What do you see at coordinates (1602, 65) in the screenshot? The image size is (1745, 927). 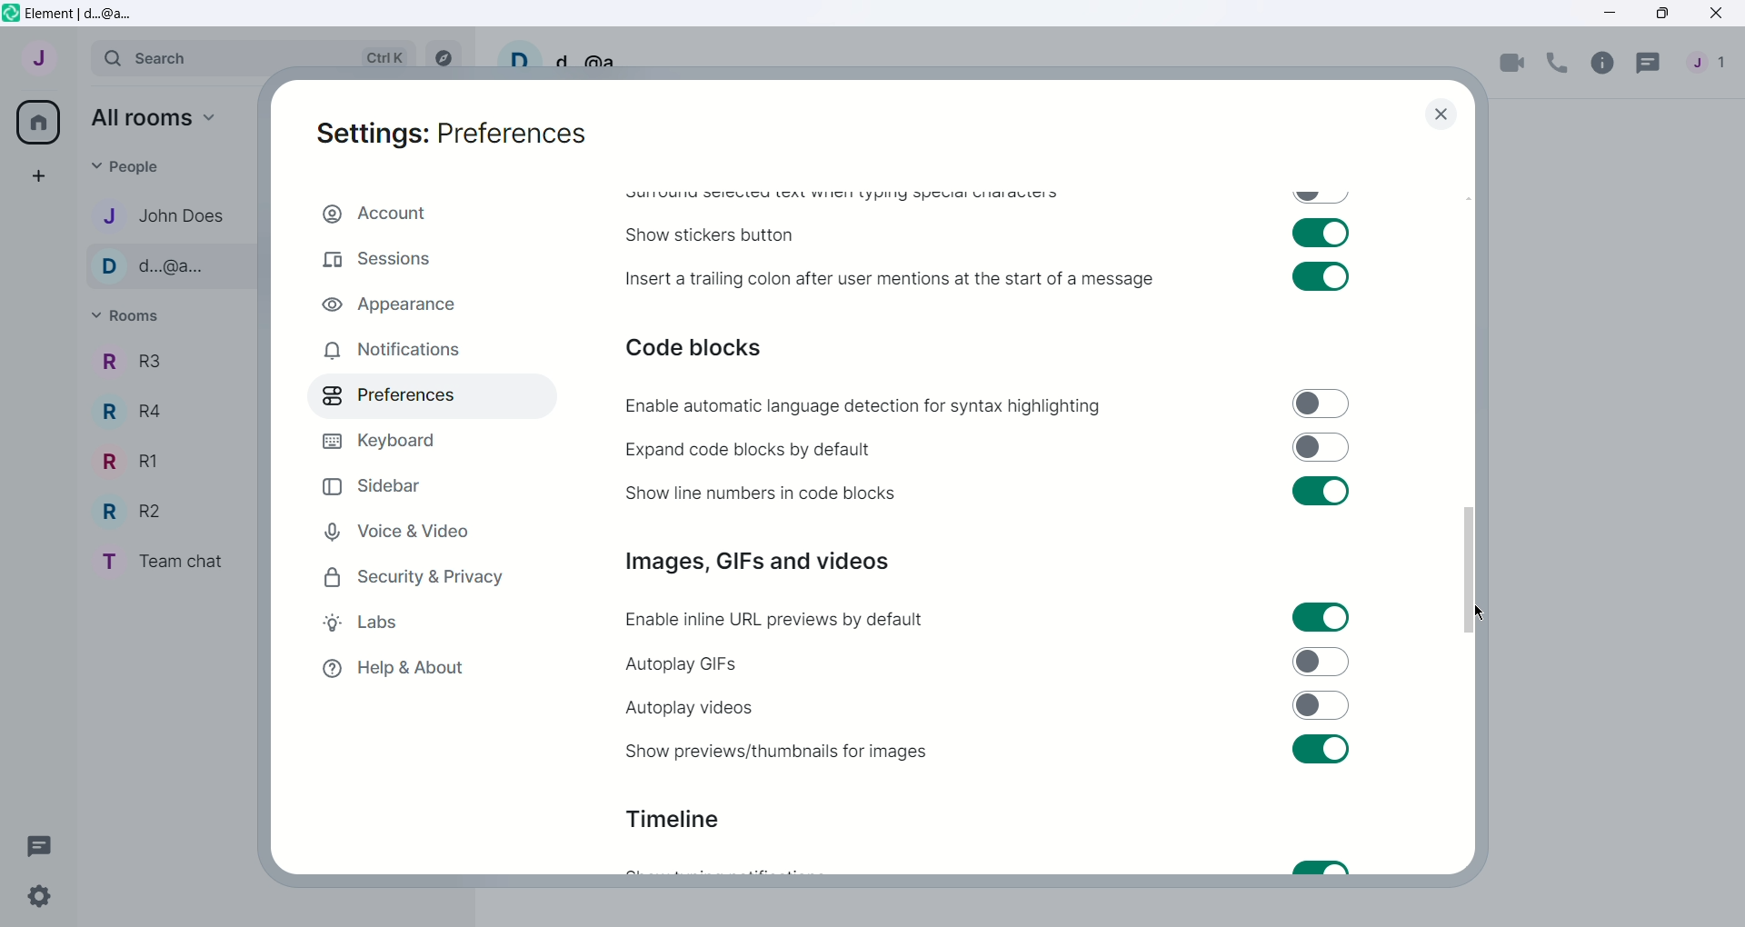 I see `Room info` at bounding box center [1602, 65].